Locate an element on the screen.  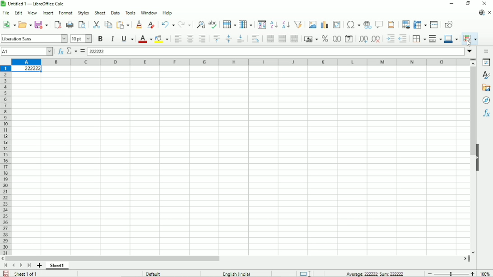
Auto filter is located at coordinates (298, 23).